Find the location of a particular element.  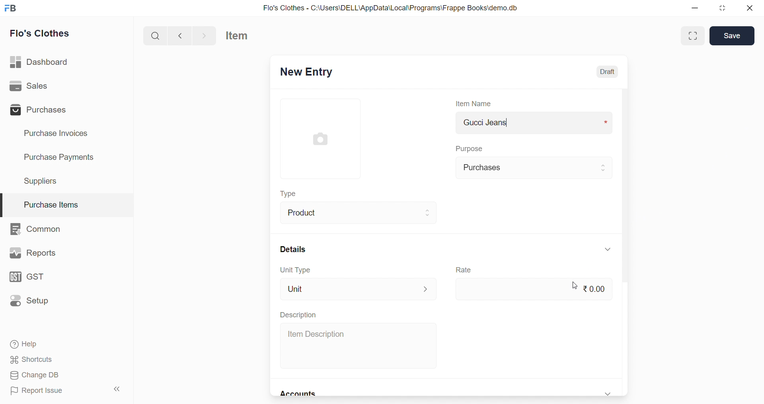

Report Issue is located at coordinates (50, 390).